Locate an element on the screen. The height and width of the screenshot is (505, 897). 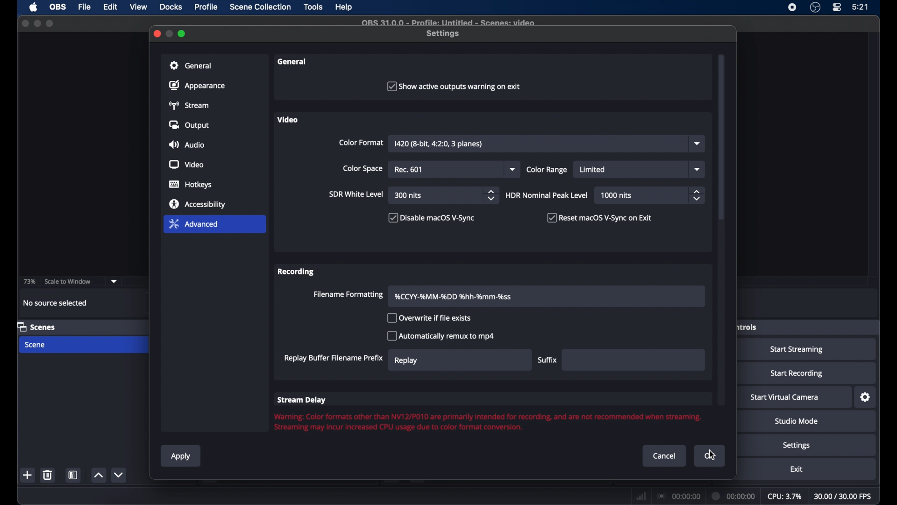
control center is located at coordinates (836, 7).